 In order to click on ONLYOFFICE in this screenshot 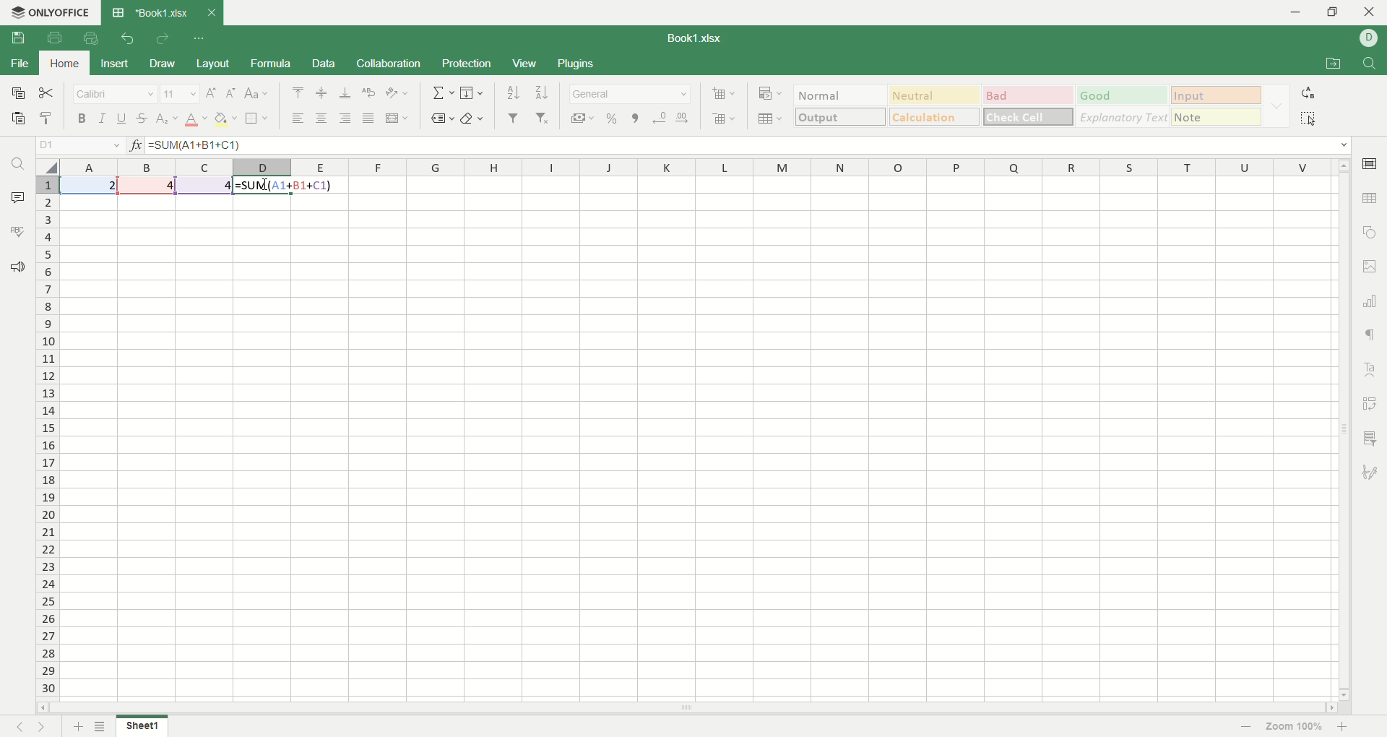, I will do `click(51, 12)`.